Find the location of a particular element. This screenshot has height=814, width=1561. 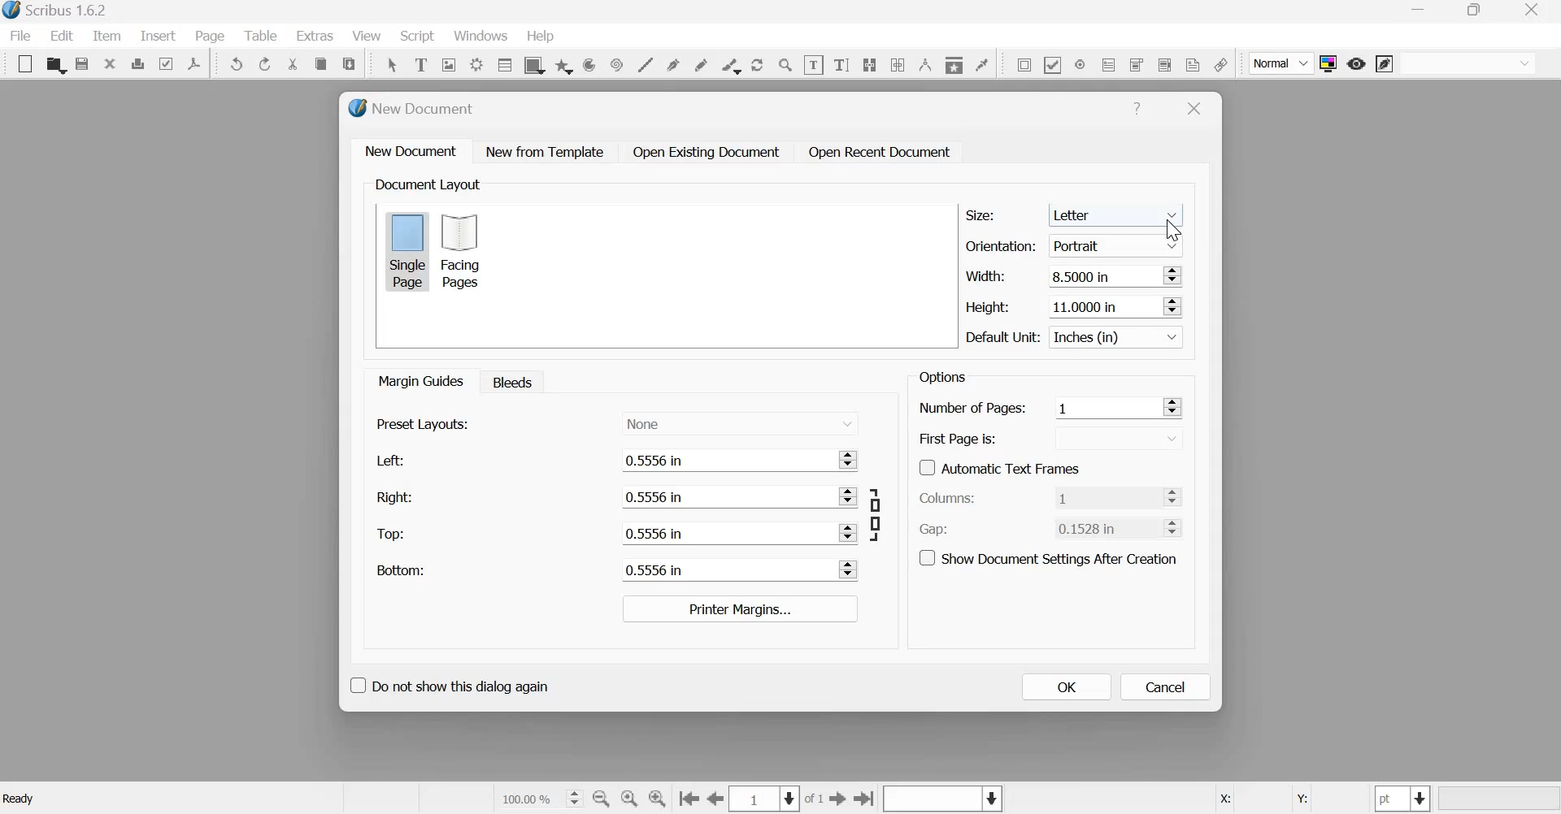

minimize is located at coordinates (1420, 11).